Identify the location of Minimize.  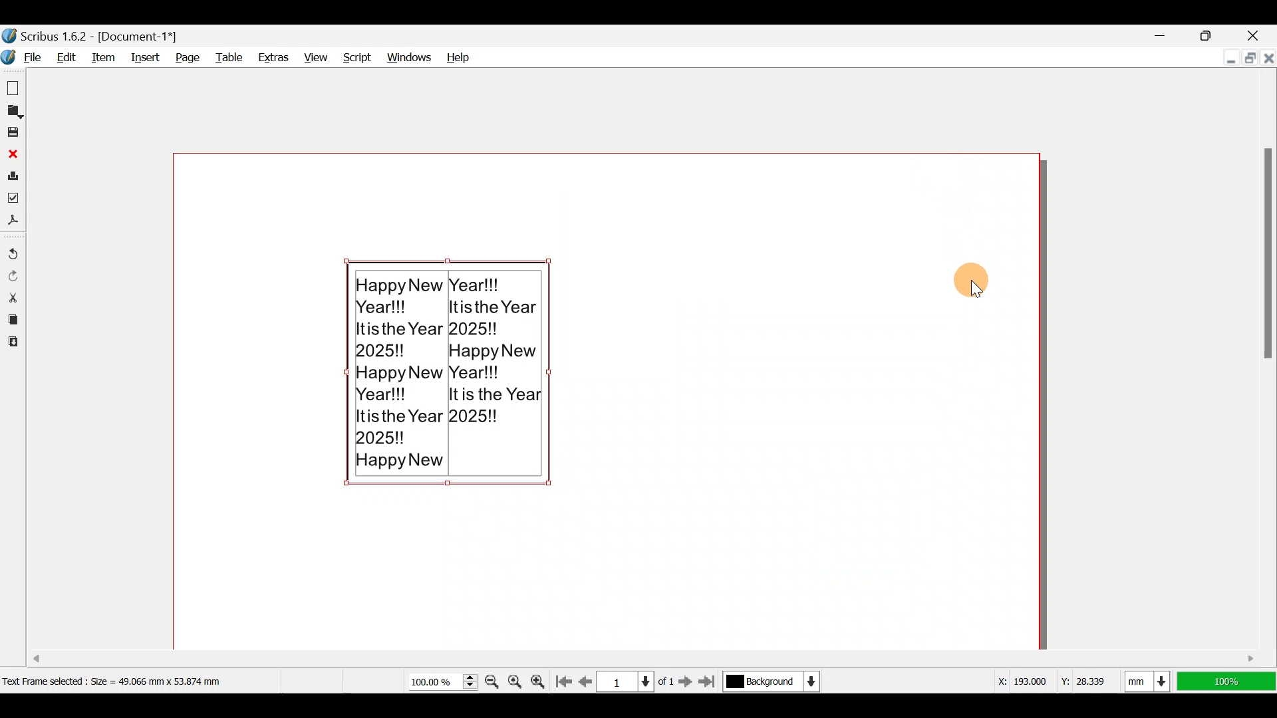
(1165, 35).